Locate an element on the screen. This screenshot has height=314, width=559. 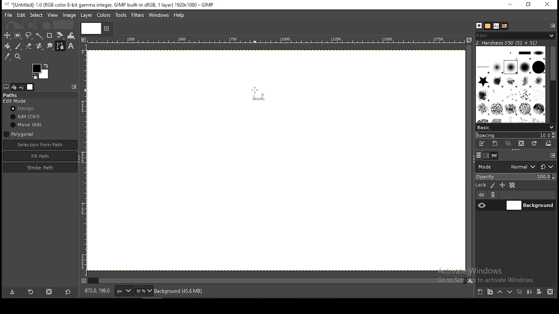
windows is located at coordinates (159, 14).